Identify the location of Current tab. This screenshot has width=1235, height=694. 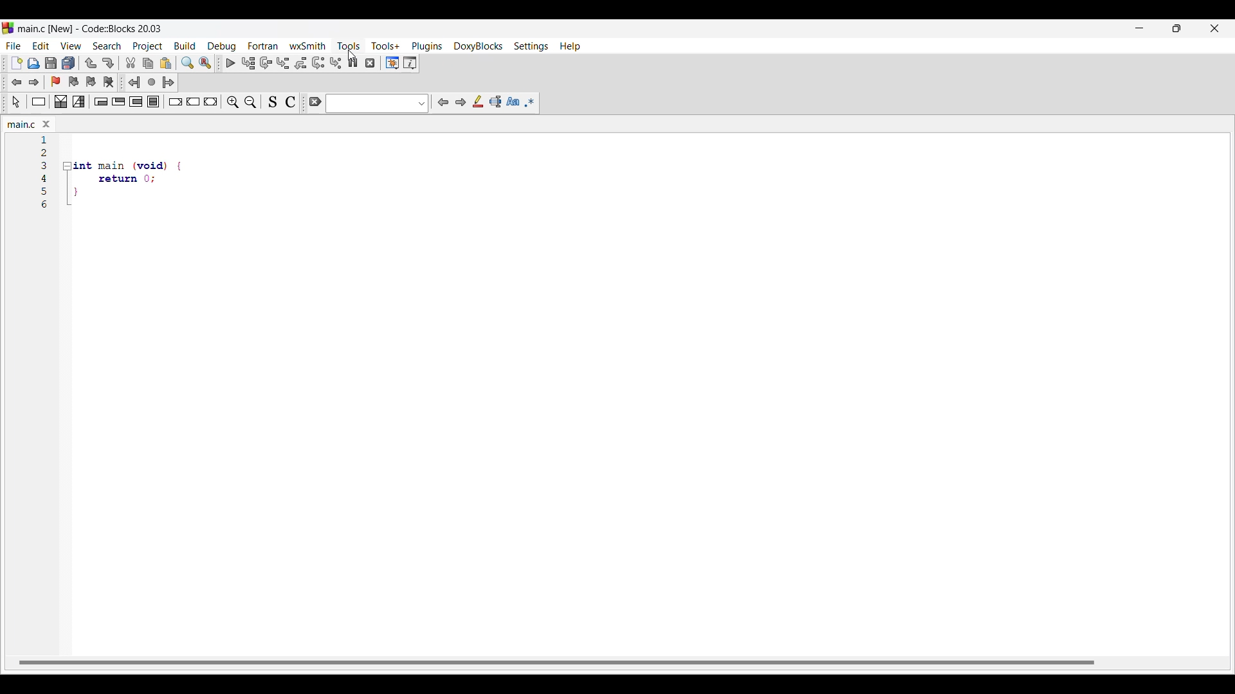
(23, 125).